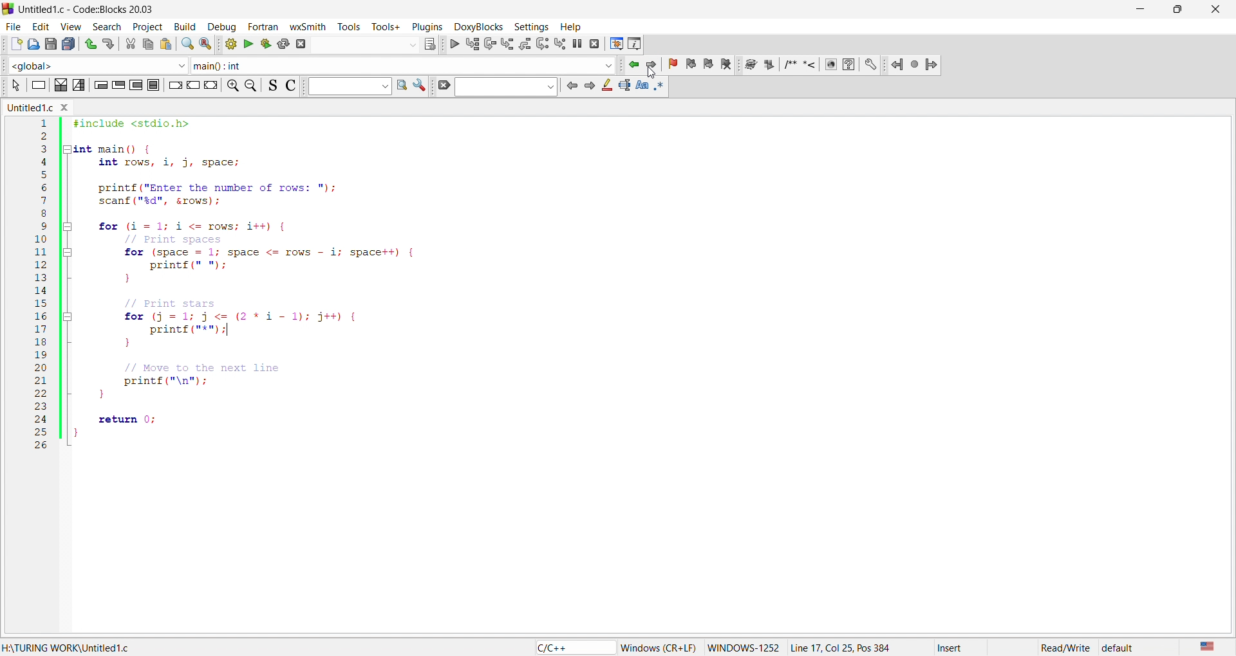  Describe the element at coordinates (13, 27) in the screenshot. I see `file` at that location.